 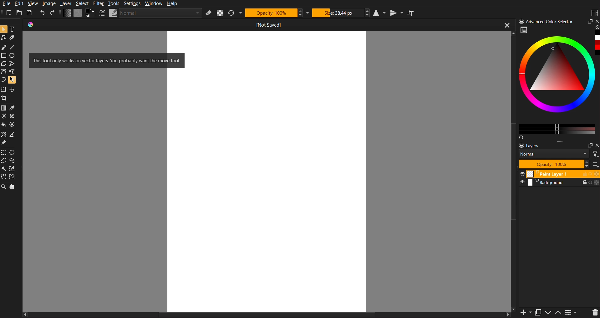 I want to click on Line options, so click(x=114, y=13).